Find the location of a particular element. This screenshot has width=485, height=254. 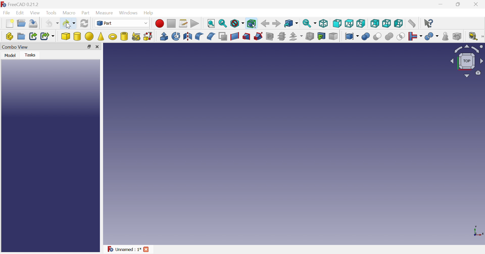

Measure is located at coordinates (105, 13).